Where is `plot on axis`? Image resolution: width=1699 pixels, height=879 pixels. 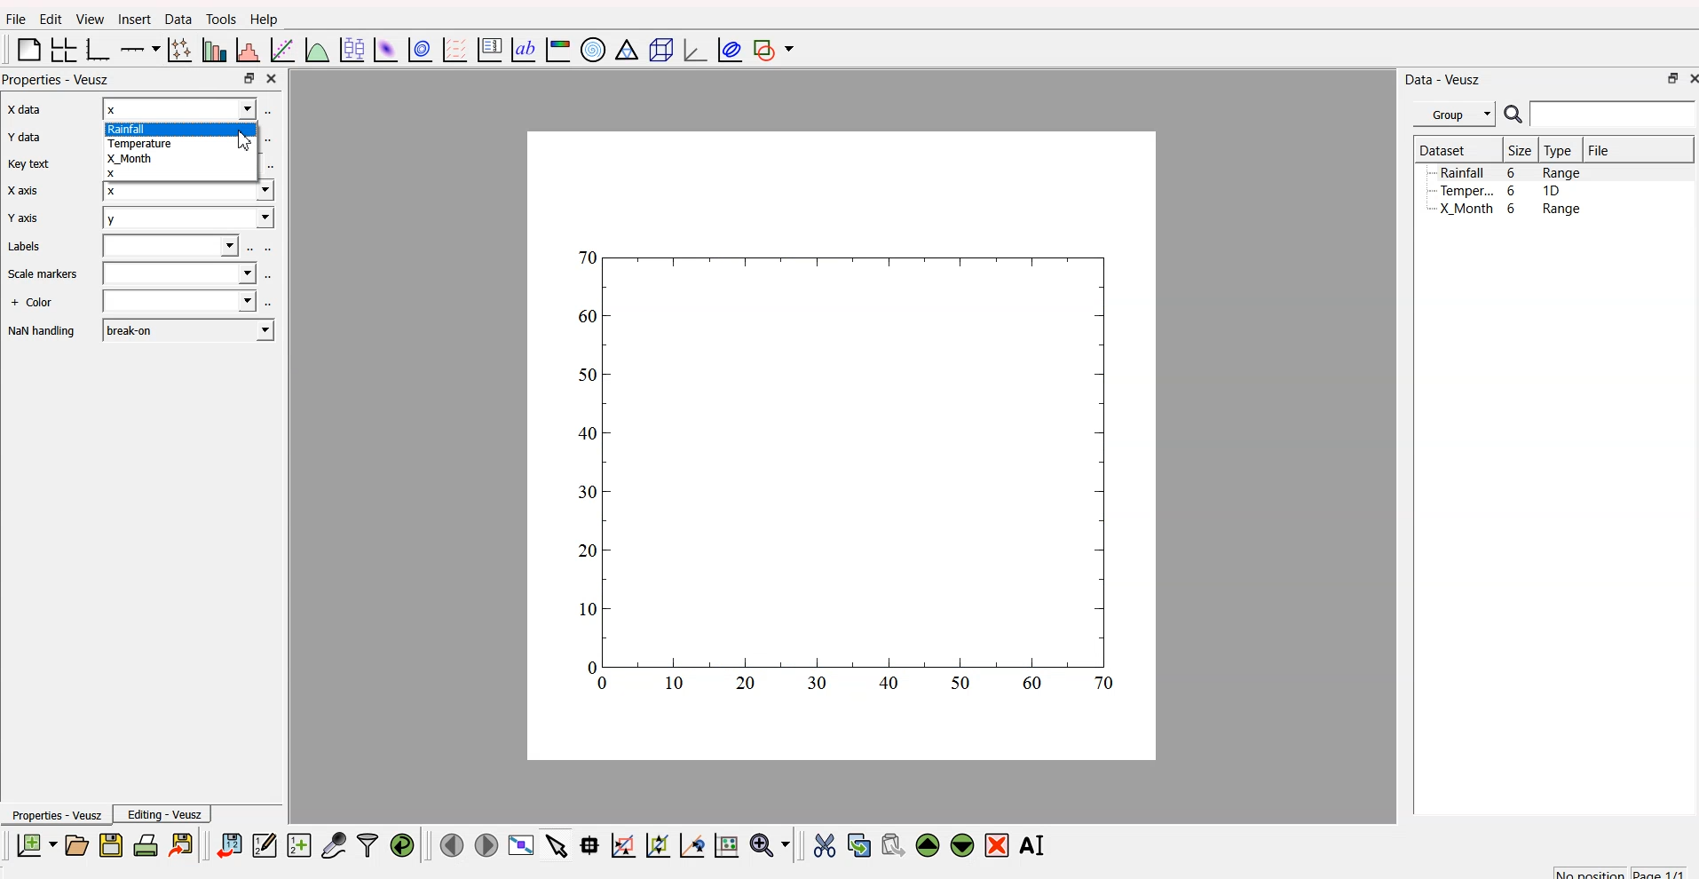 plot on axis is located at coordinates (141, 48).